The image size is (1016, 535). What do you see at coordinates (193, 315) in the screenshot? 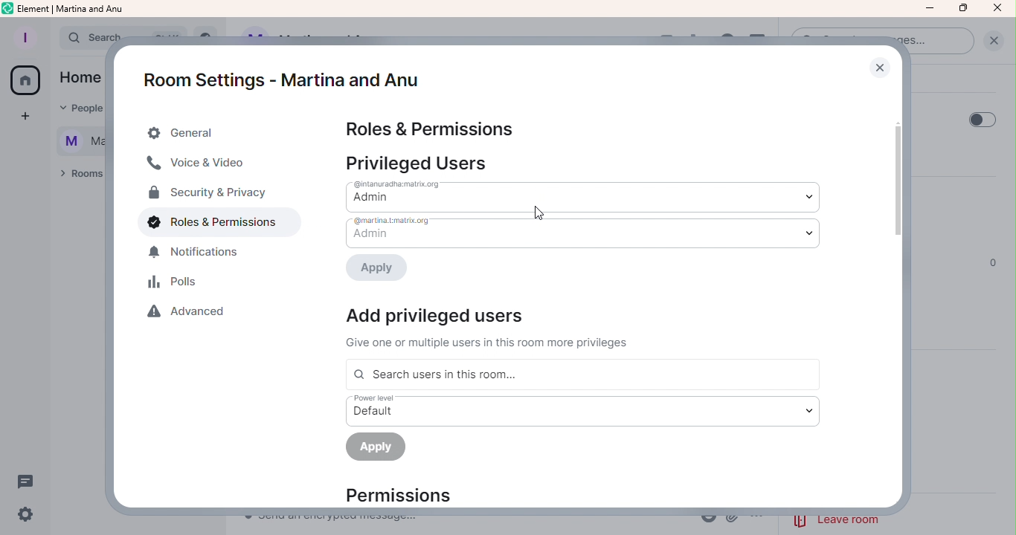
I see `Advanced` at bounding box center [193, 315].